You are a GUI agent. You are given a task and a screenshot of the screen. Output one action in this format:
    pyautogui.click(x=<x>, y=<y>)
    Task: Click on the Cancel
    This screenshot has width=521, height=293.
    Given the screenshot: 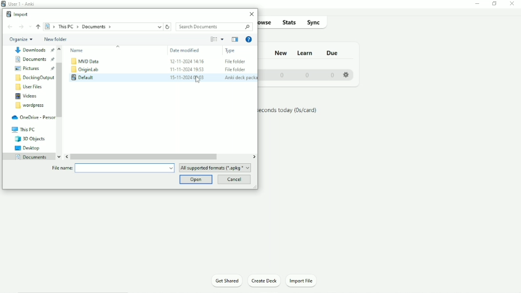 What is the action you would take?
    pyautogui.click(x=234, y=180)
    